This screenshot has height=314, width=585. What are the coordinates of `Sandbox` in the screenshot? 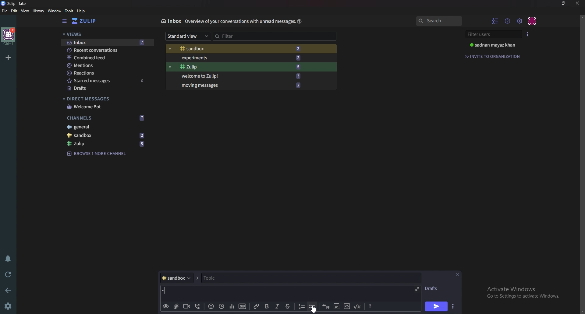 It's located at (106, 135).